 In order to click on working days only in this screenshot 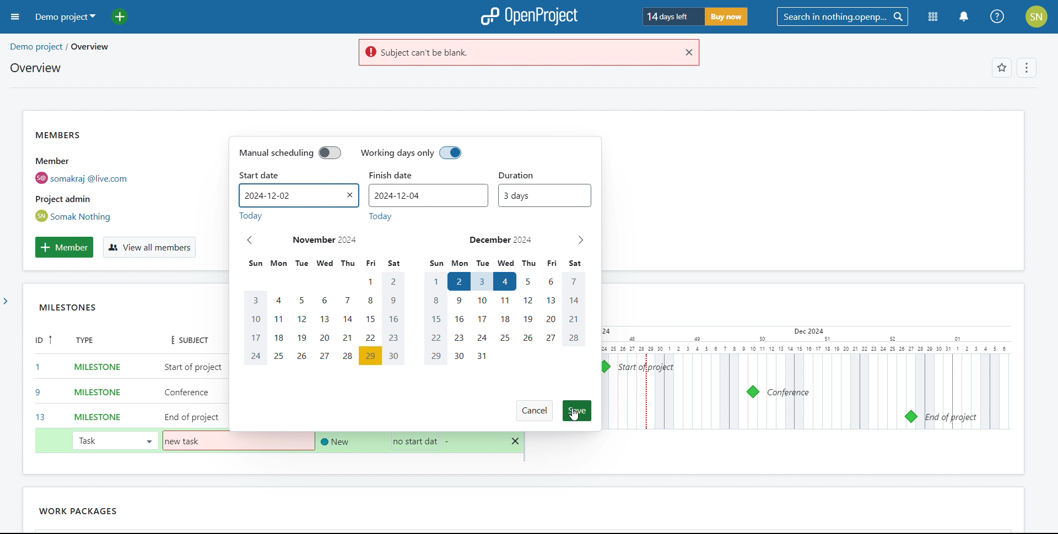, I will do `click(412, 154)`.